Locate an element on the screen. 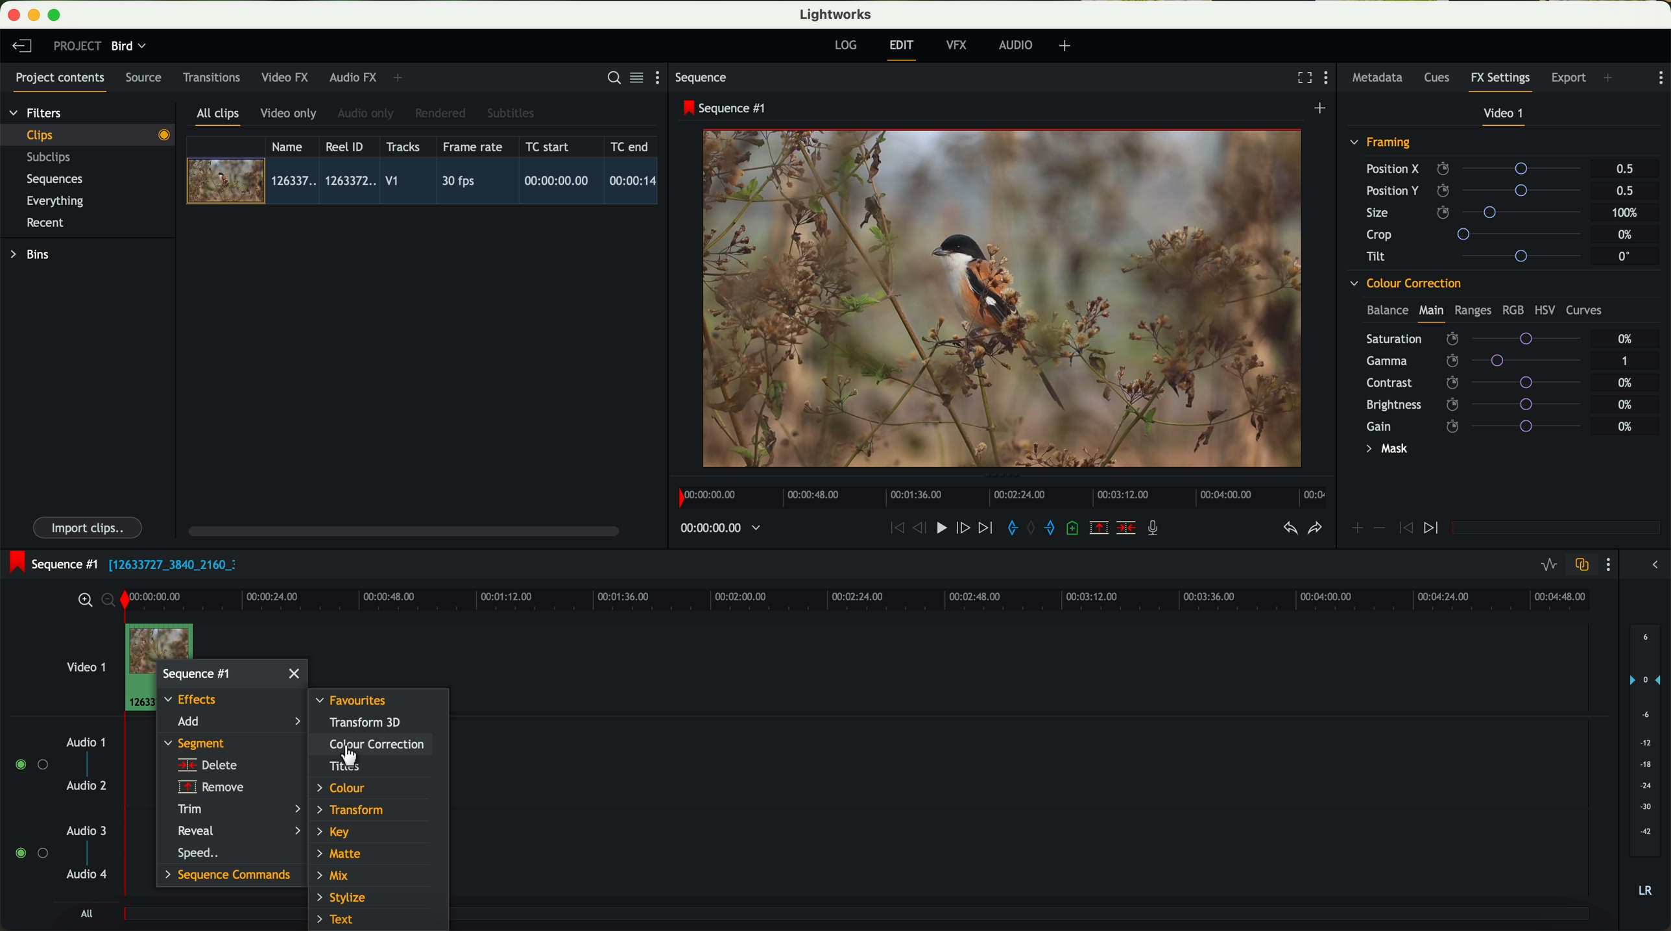 The width and height of the screenshot is (1671, 931). metadata is located at coordinates (1380, 79).